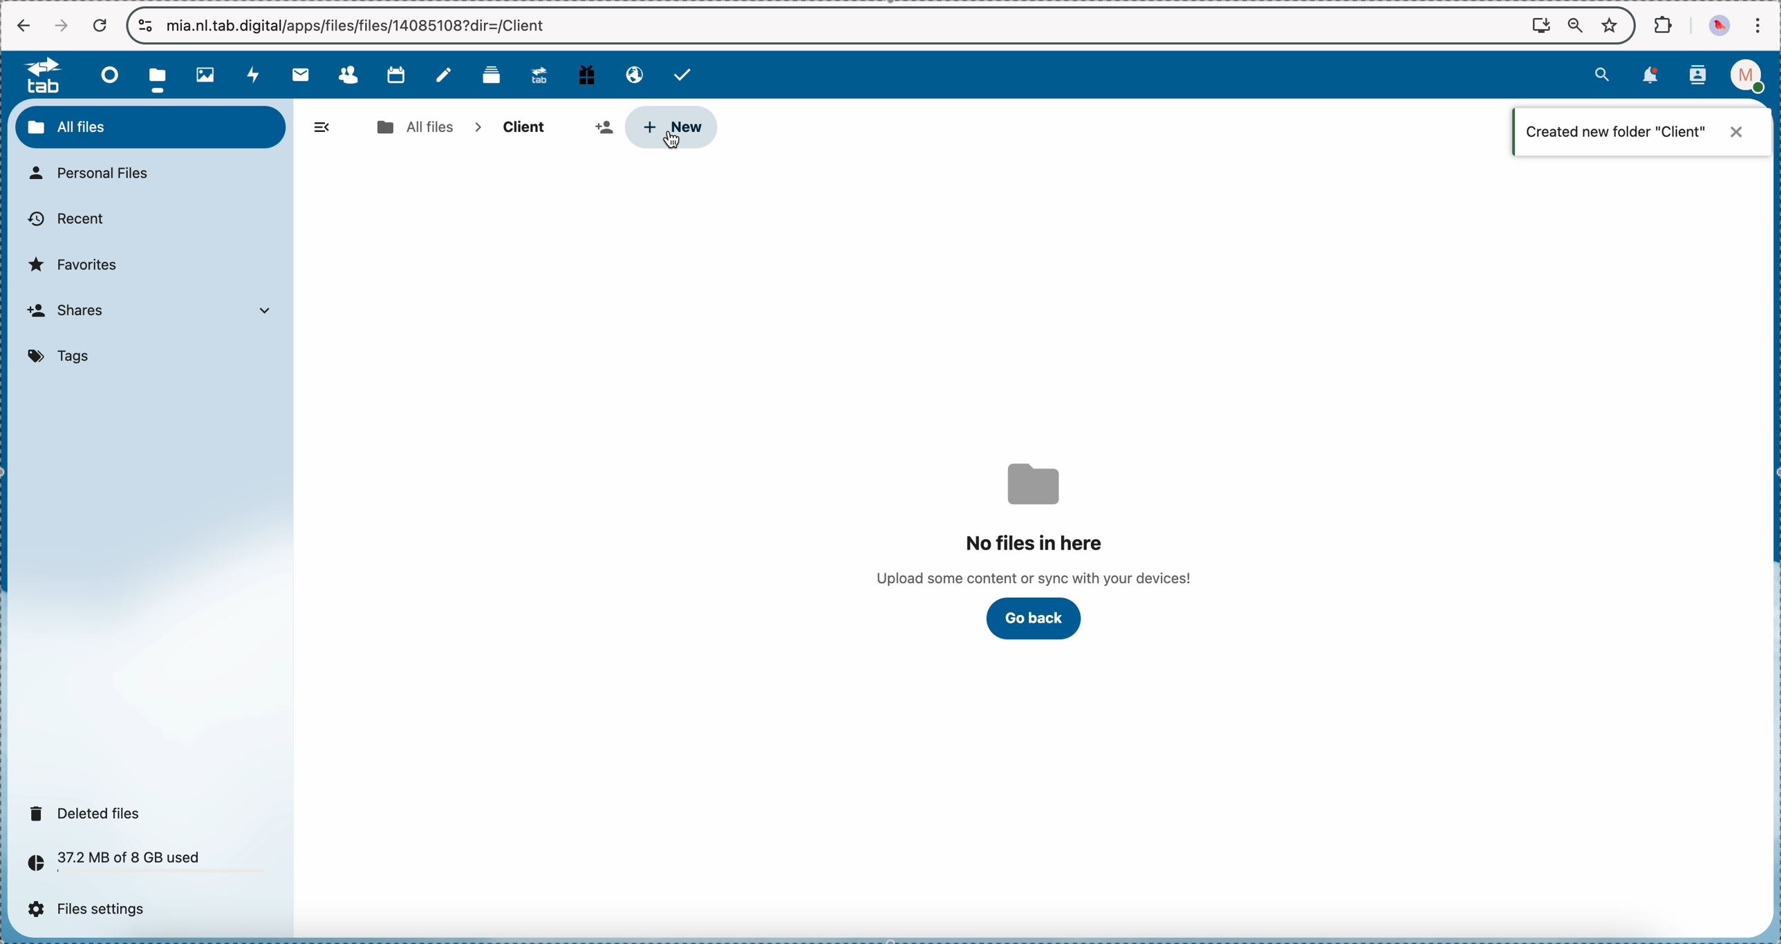 The height and width of the screenshot is (944, 1781). Describe the element at coordinates (539, 74) in the screenshot. I see `upgrade` at that location.